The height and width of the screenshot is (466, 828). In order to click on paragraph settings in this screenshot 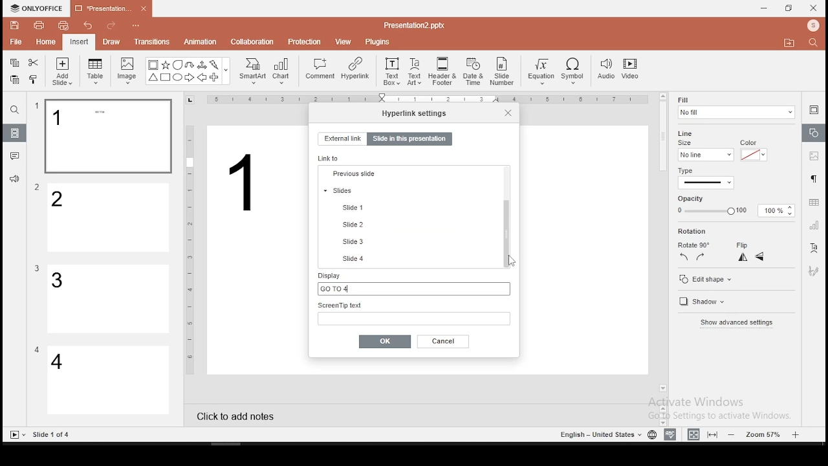, I will do `click(812, 177)`.